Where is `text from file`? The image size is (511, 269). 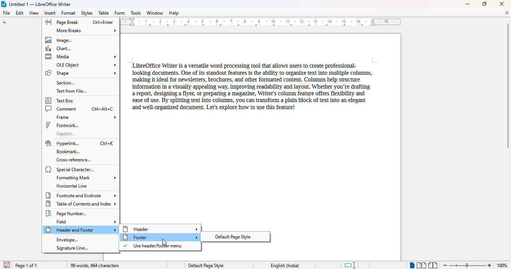
text from file is located at coordinates (71, 91).